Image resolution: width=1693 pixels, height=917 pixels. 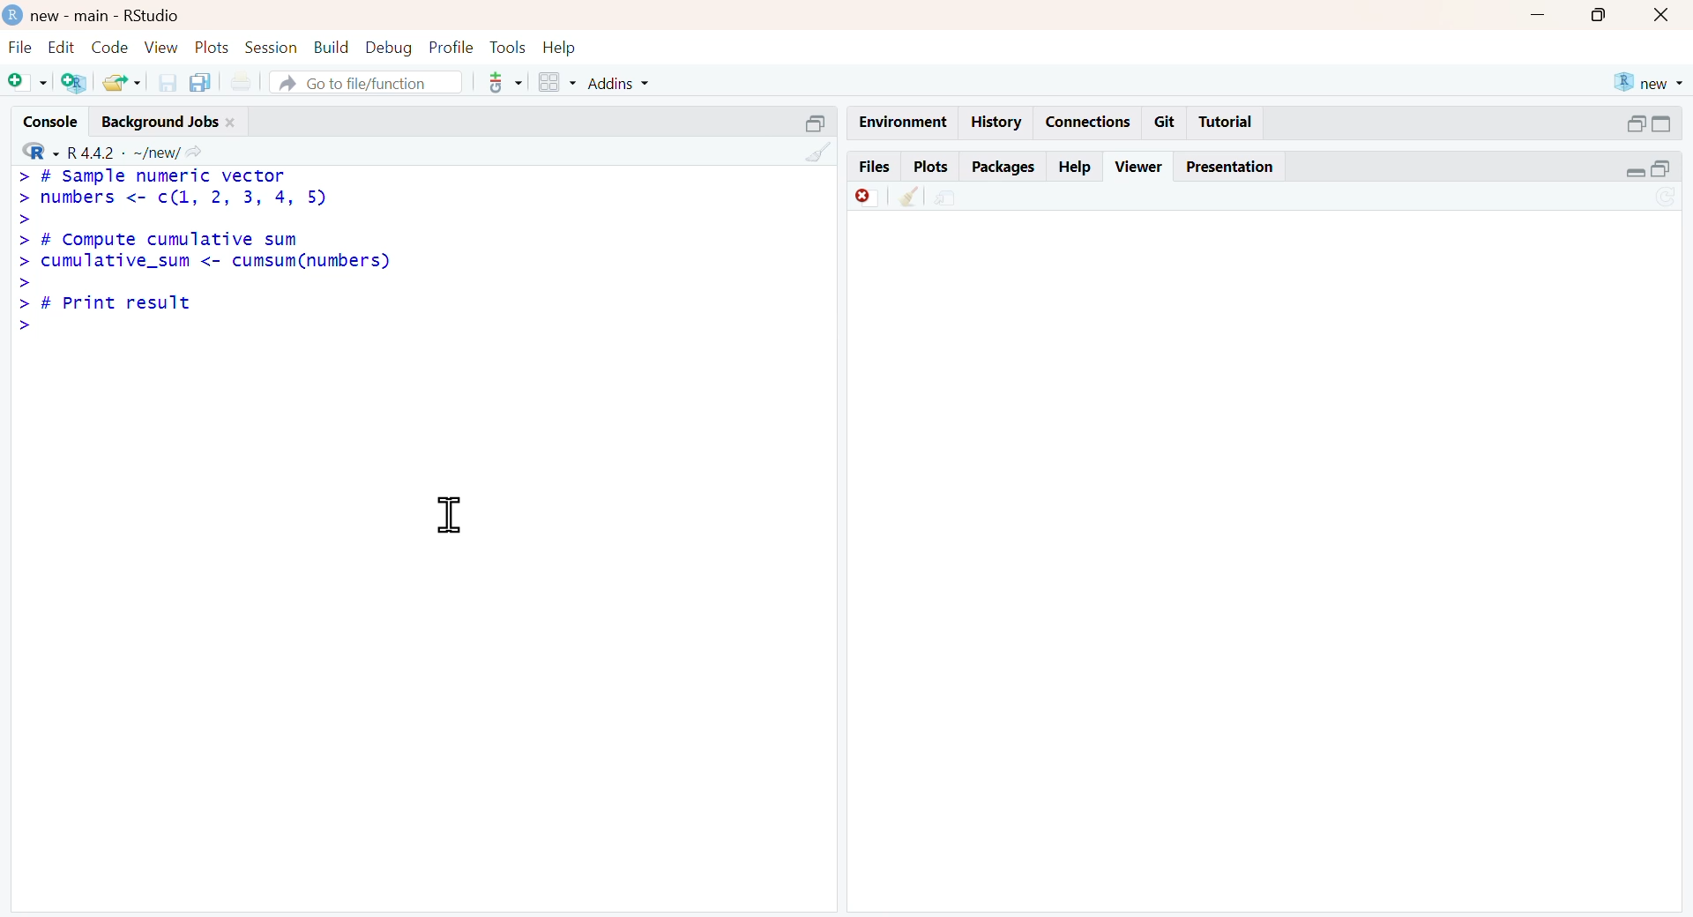 What do you see at coordinates (23, 47) in the screenshot?
I see `file` at bounding box center [23, 47].